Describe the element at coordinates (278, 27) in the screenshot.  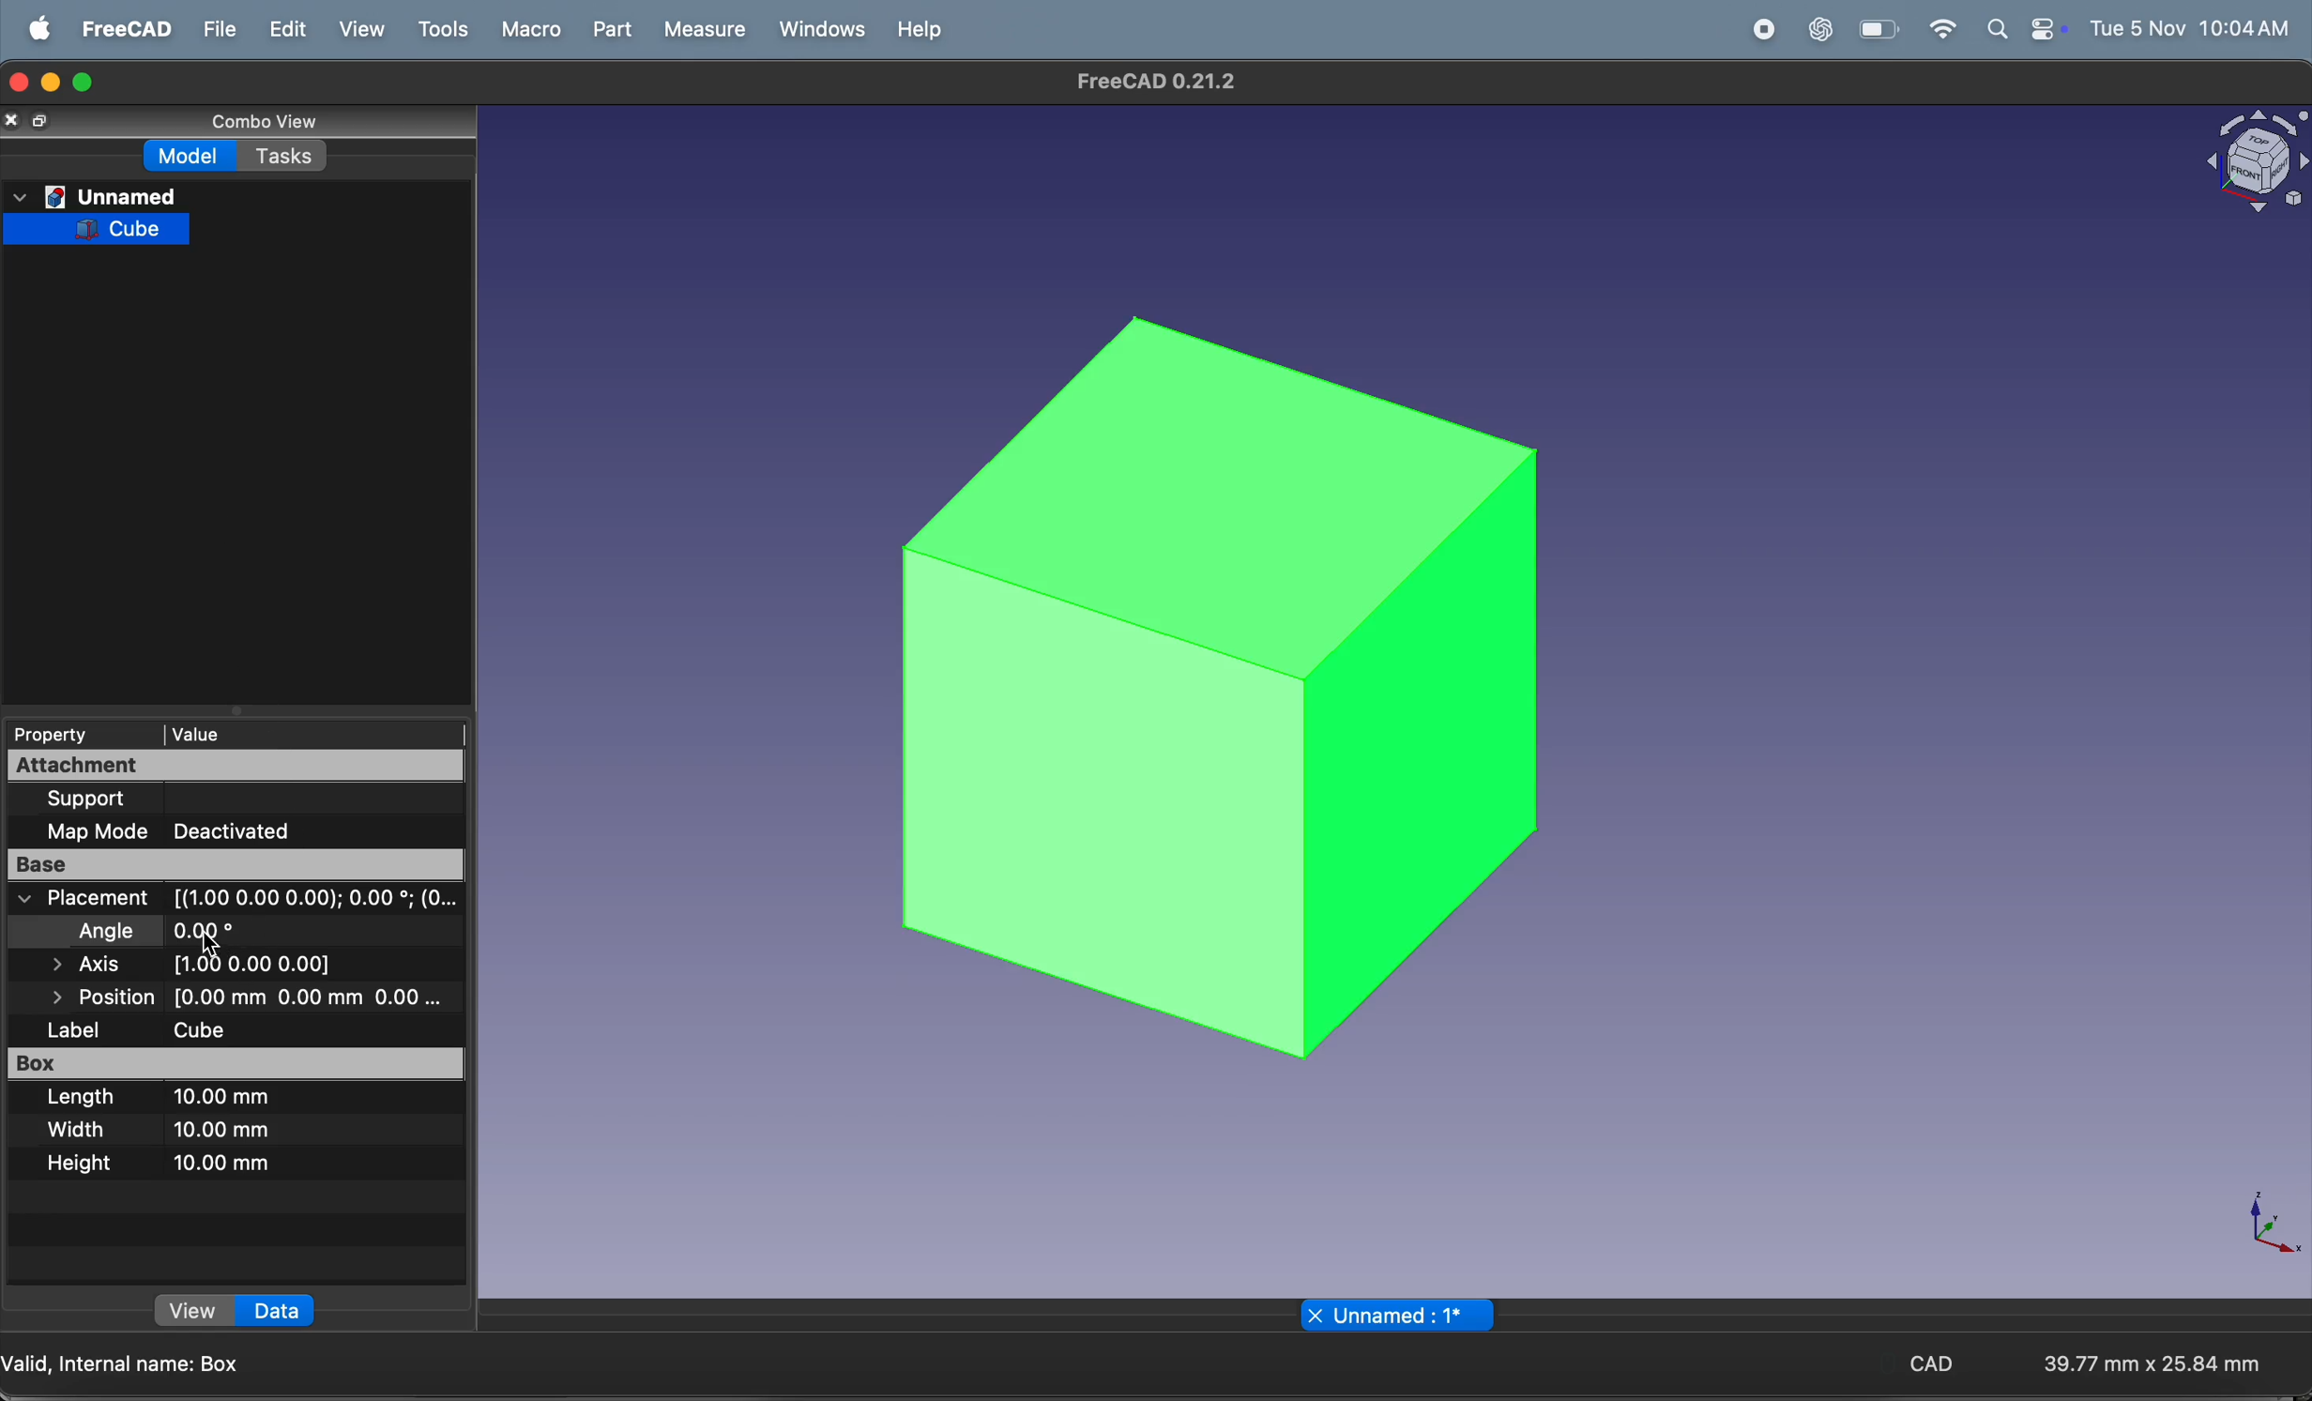
I see `edit` at that location.